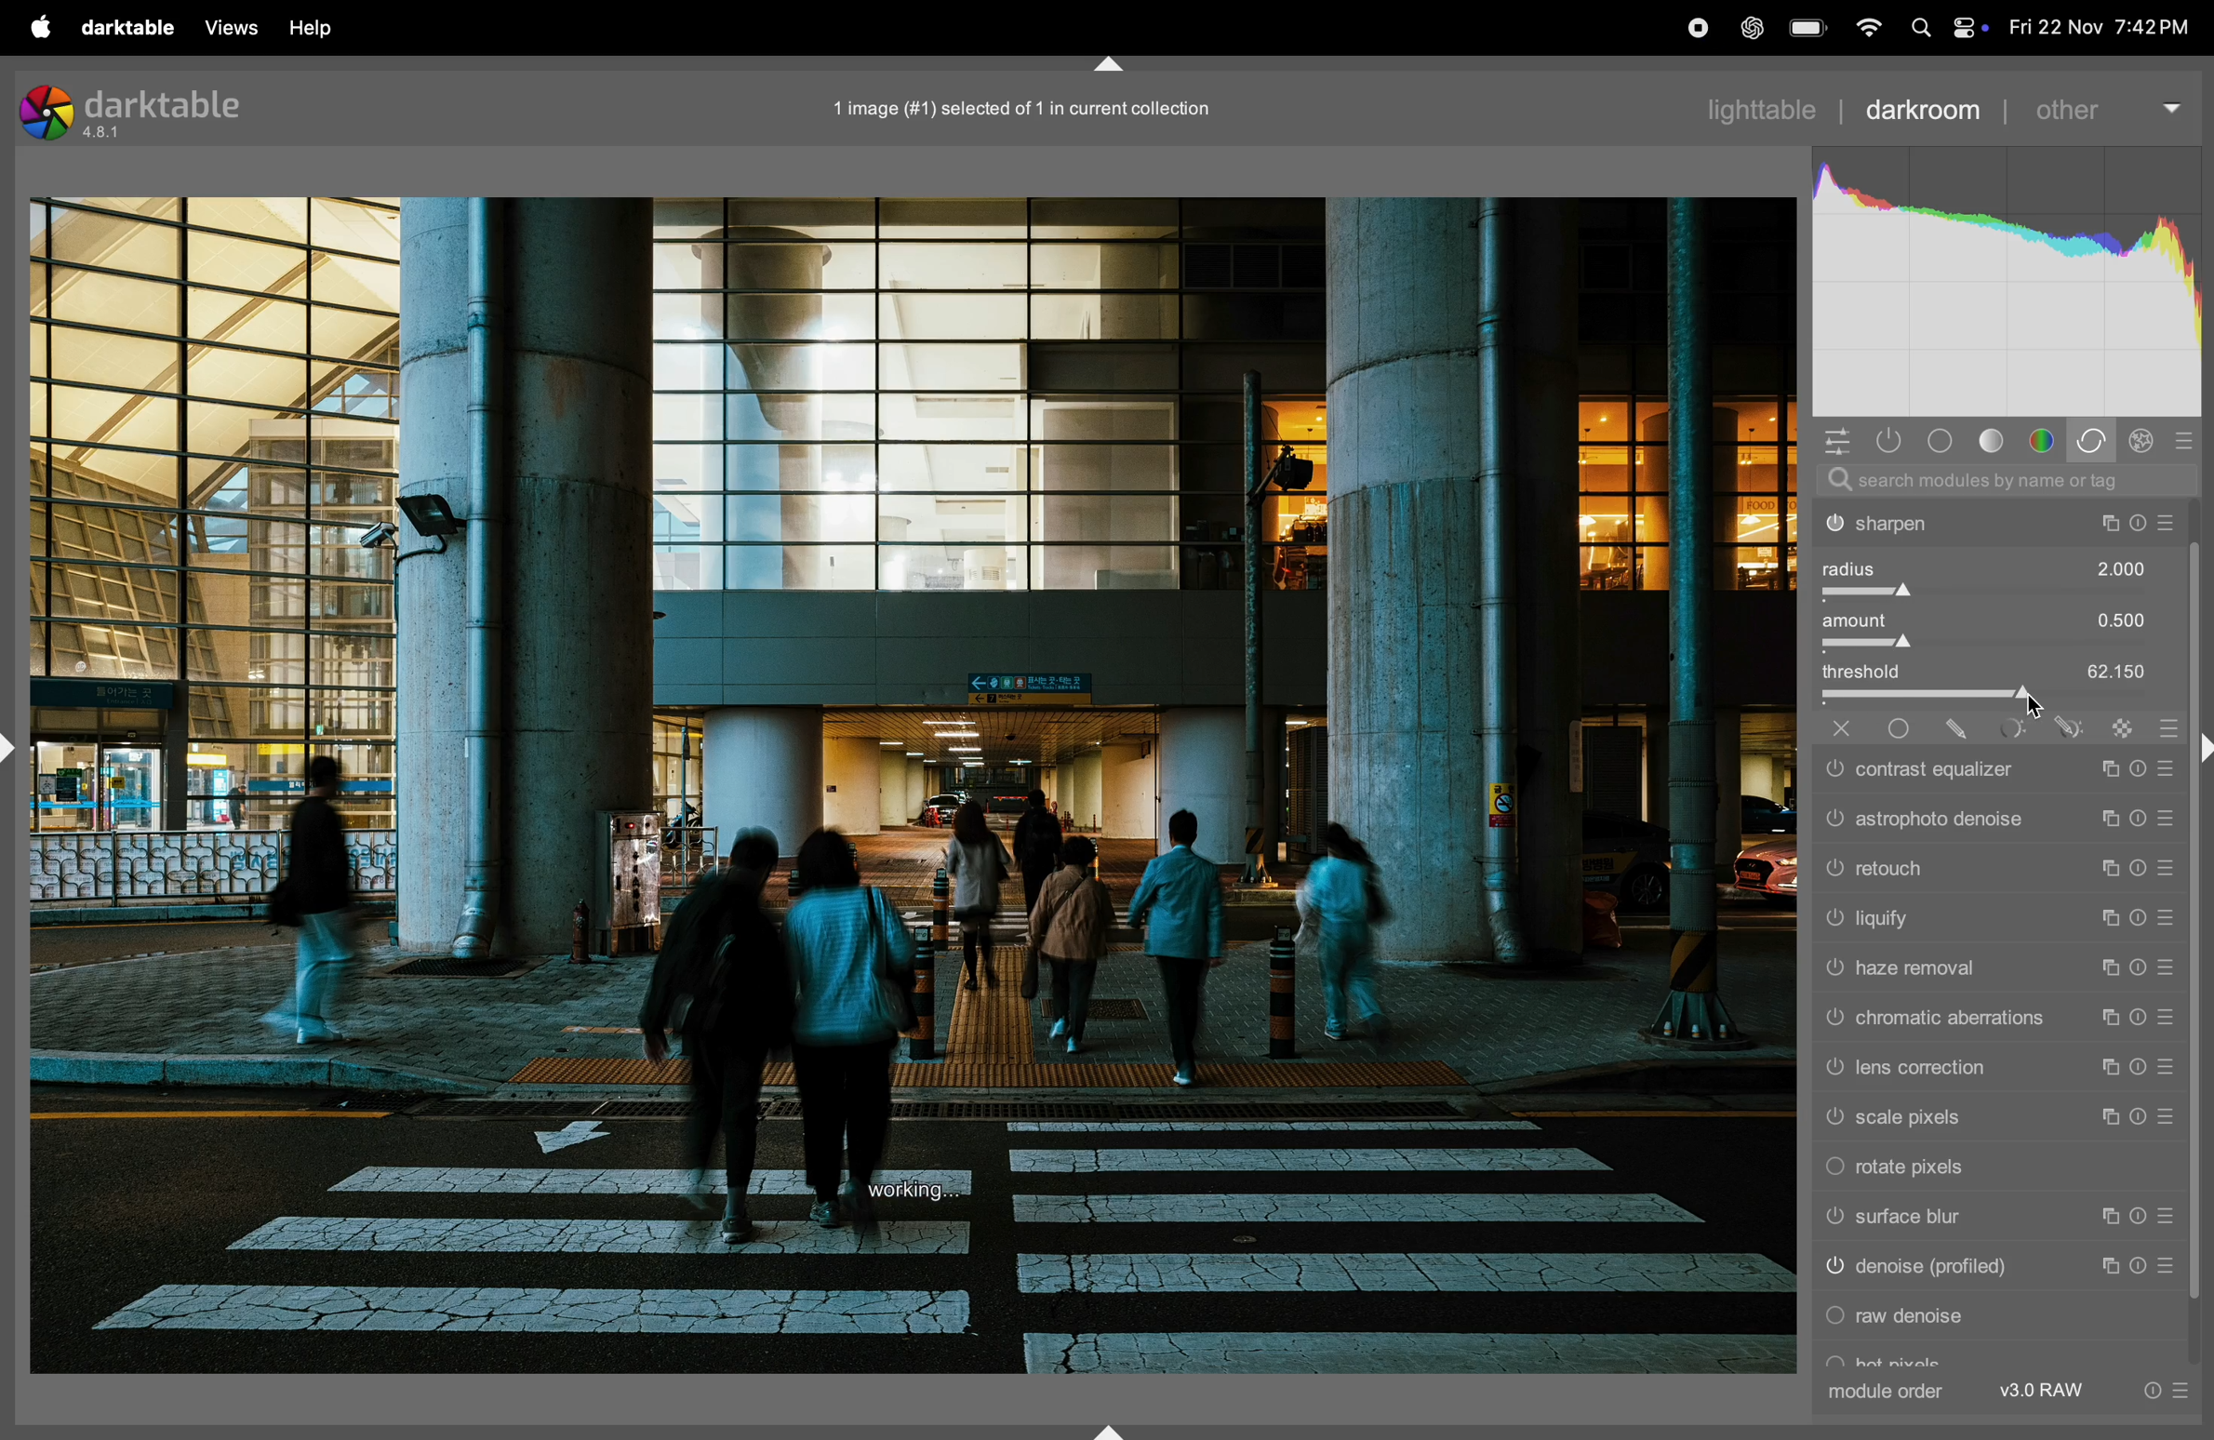 The image size is (2214, 1440). I want to click on apple widgets, so click(1969, 28).